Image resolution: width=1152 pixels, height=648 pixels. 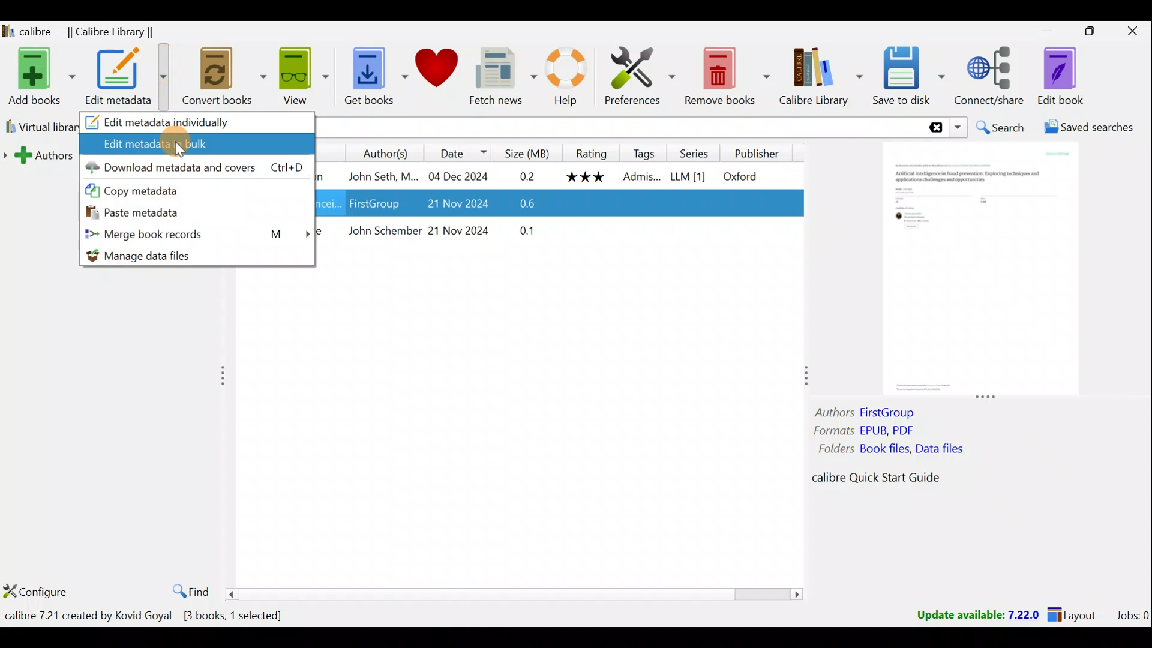 I want to click on Statistics, so click(x=166, y=615).